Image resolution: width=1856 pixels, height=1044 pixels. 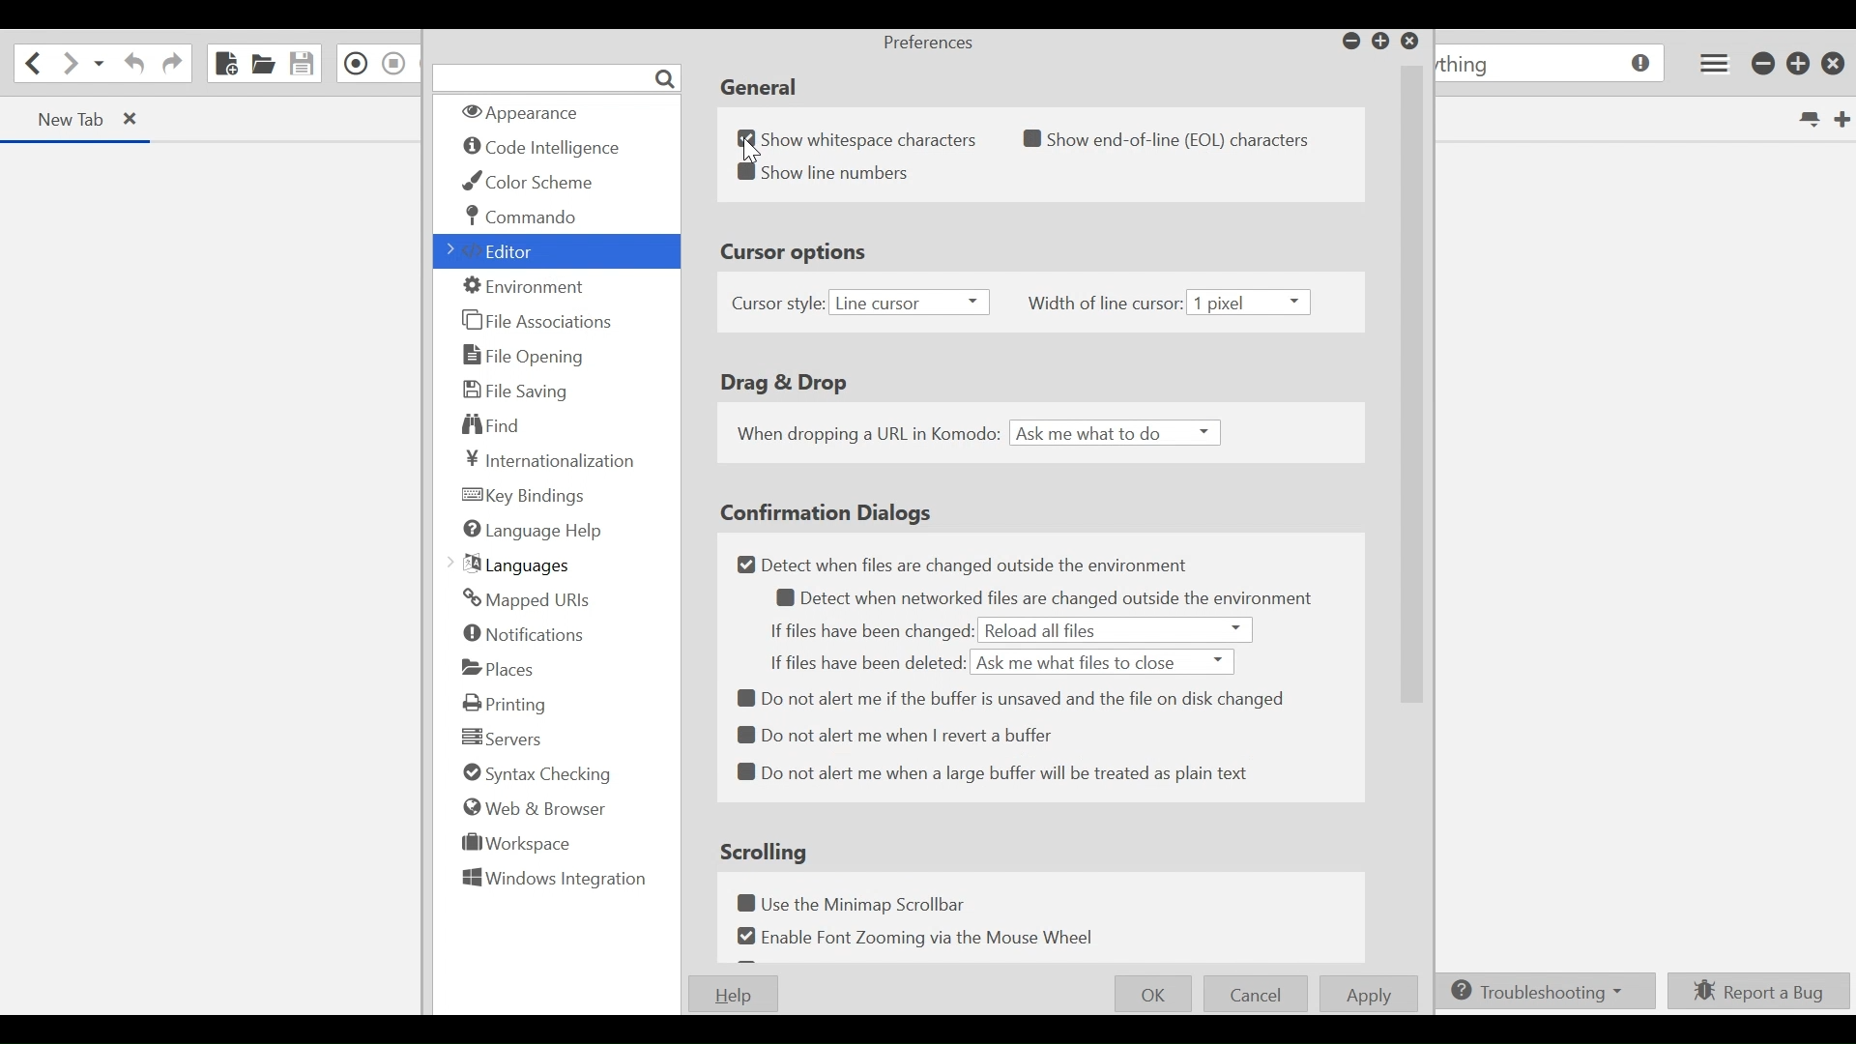 I want to click on minimize, so click(x=1764, y=64).